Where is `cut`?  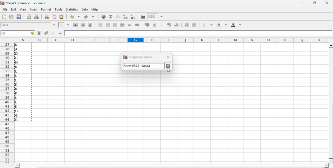
cut is located at coordinates (47, 17).